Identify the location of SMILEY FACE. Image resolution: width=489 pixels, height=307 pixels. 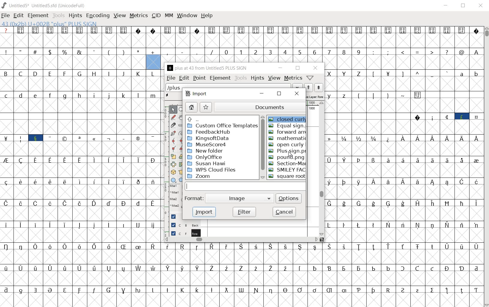
(287, 169).